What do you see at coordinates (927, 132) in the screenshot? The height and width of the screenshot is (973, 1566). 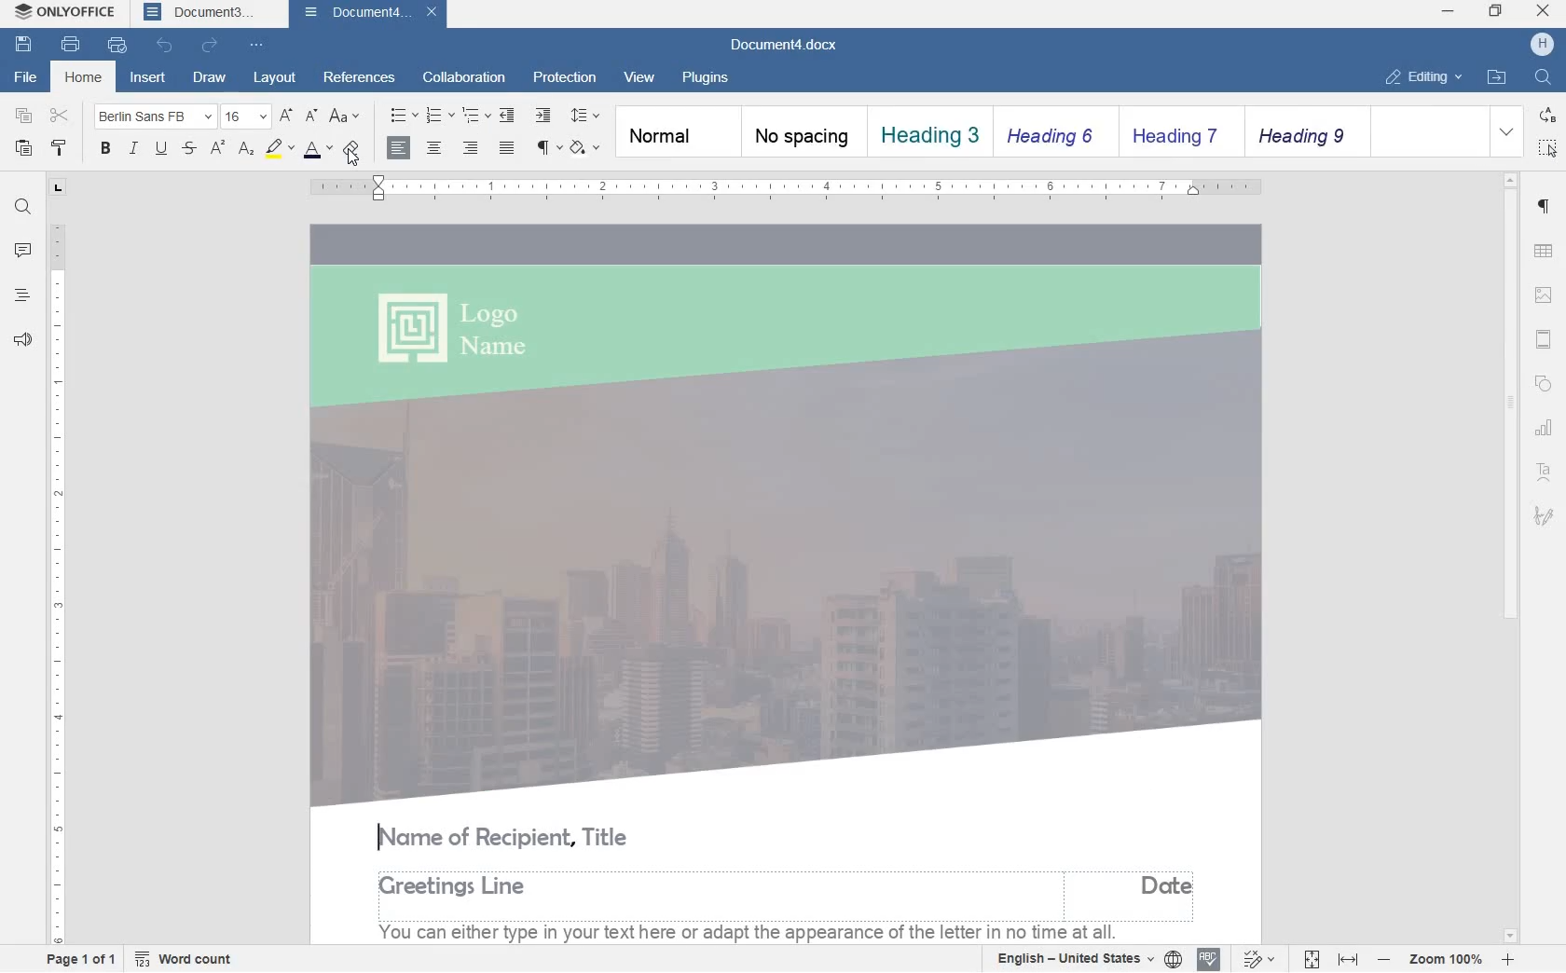 I see `heading 1` at bounding box center [927, 132].